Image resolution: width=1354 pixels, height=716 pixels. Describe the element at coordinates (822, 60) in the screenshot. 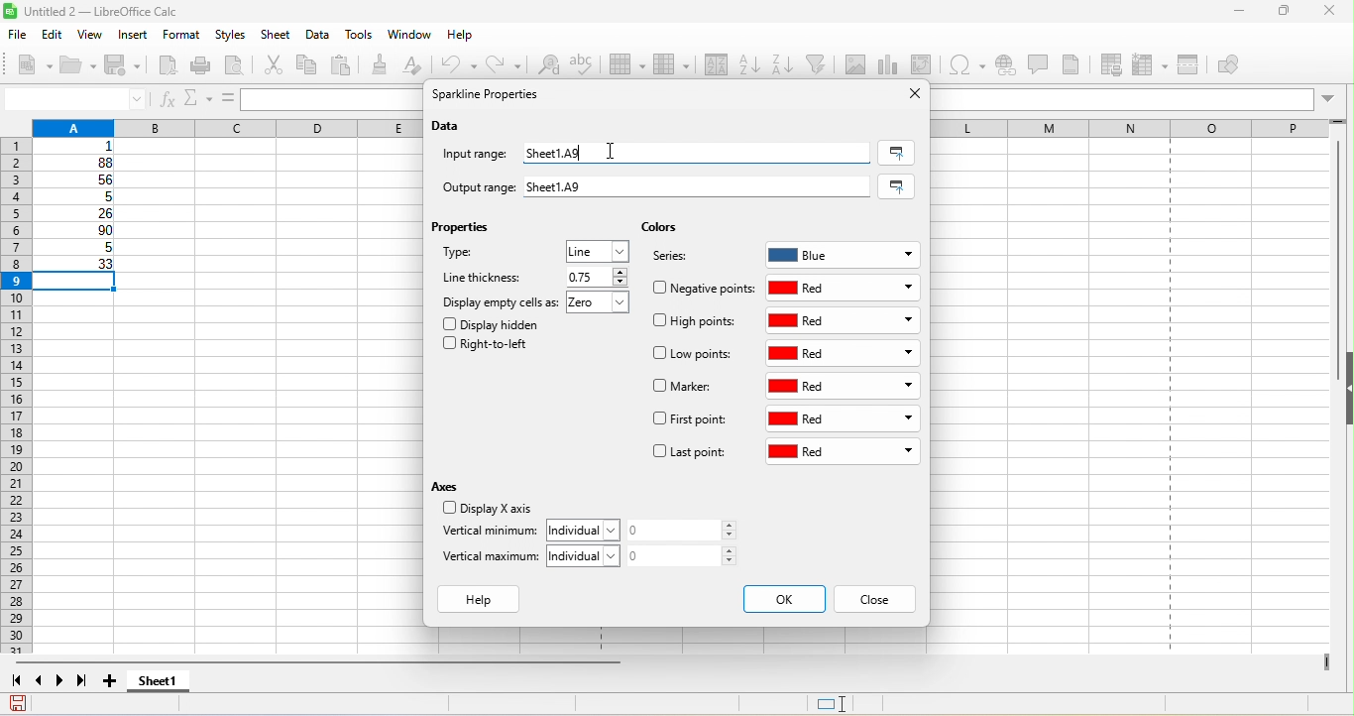

I see `auto filter` at that location.